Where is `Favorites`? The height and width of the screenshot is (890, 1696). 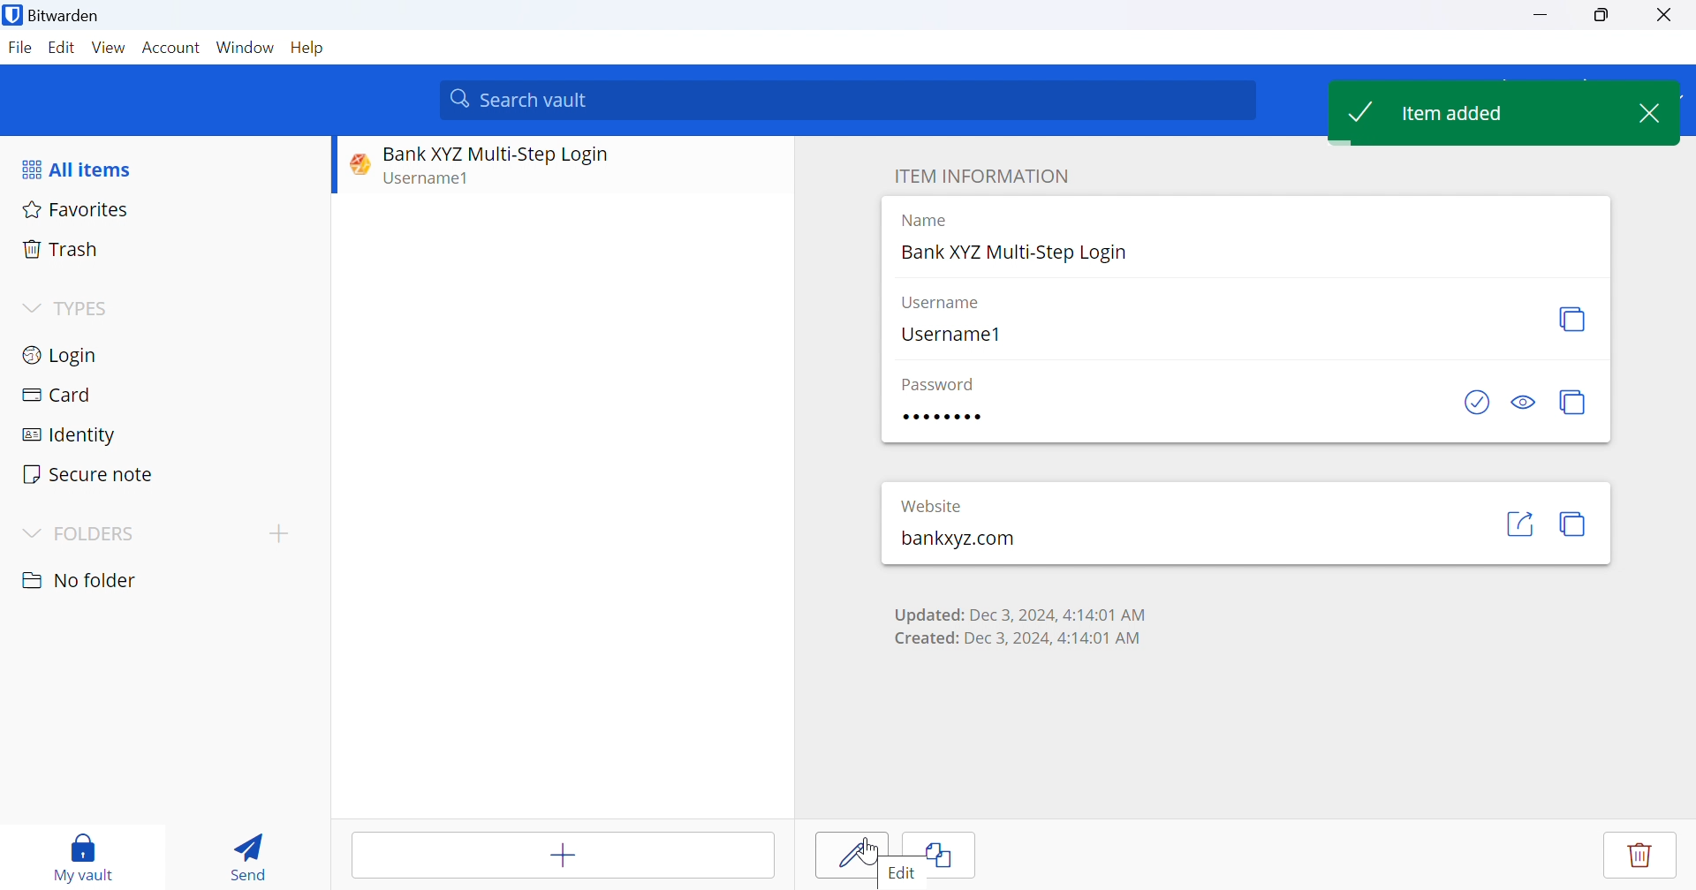
Favorites is located at coordinates (76, 208).